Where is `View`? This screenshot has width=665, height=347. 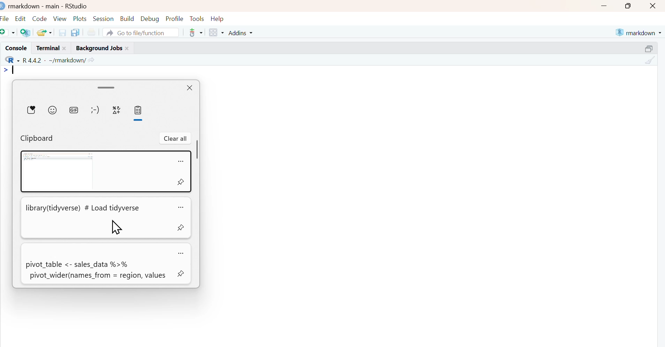
View is located at coordinates (61, 17).